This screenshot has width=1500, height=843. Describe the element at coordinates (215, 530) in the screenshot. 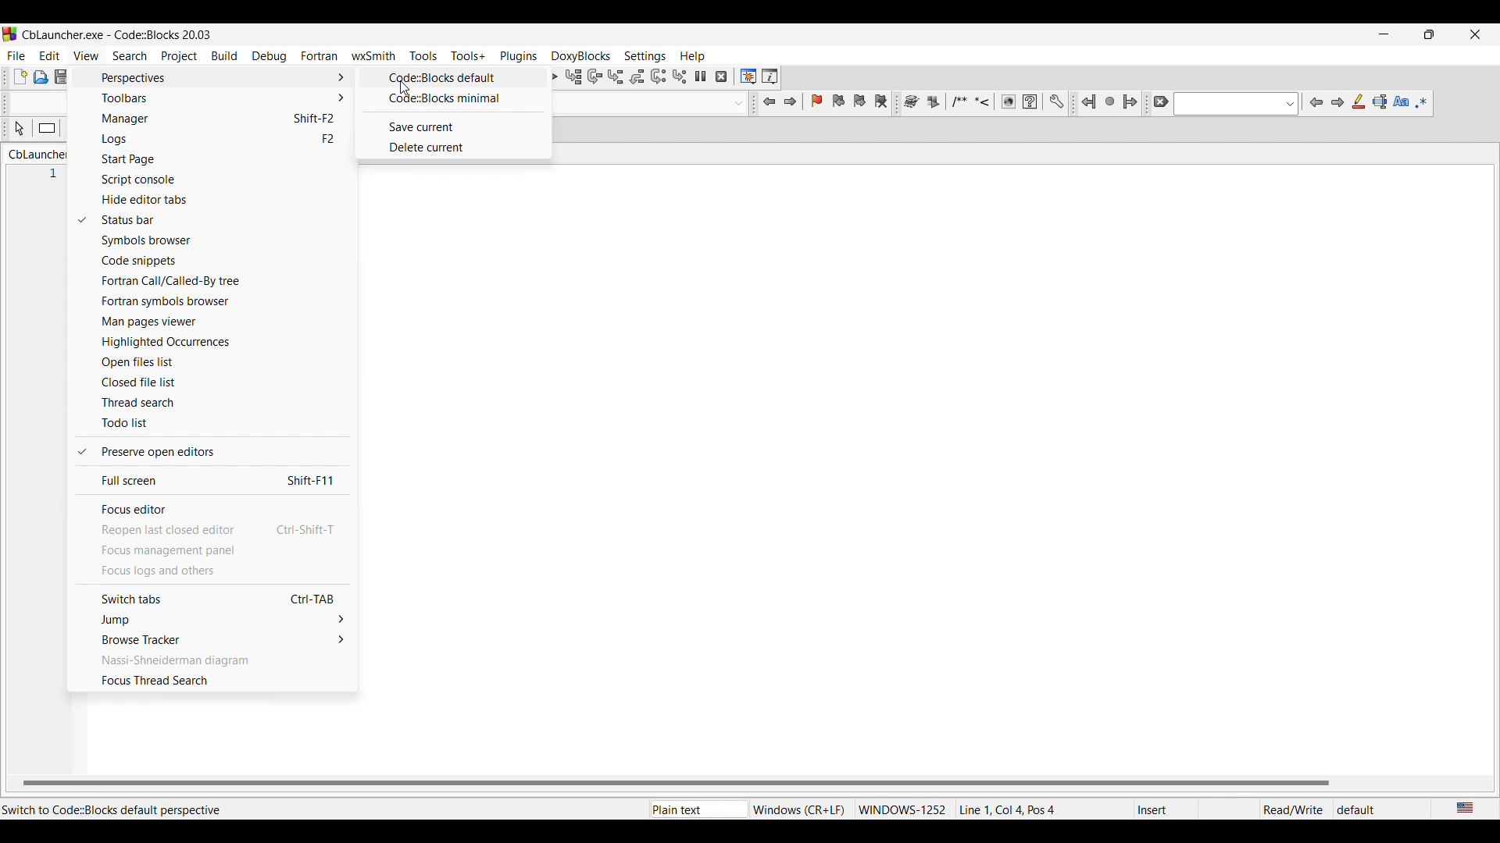

I see `Reopen last closed editor` at that location.